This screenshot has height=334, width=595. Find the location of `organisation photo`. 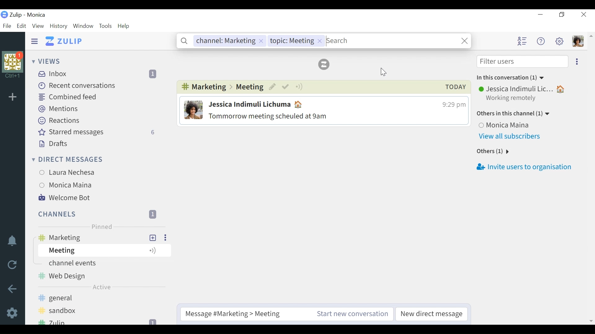

organisation photo is located at coordinates (13, 61).